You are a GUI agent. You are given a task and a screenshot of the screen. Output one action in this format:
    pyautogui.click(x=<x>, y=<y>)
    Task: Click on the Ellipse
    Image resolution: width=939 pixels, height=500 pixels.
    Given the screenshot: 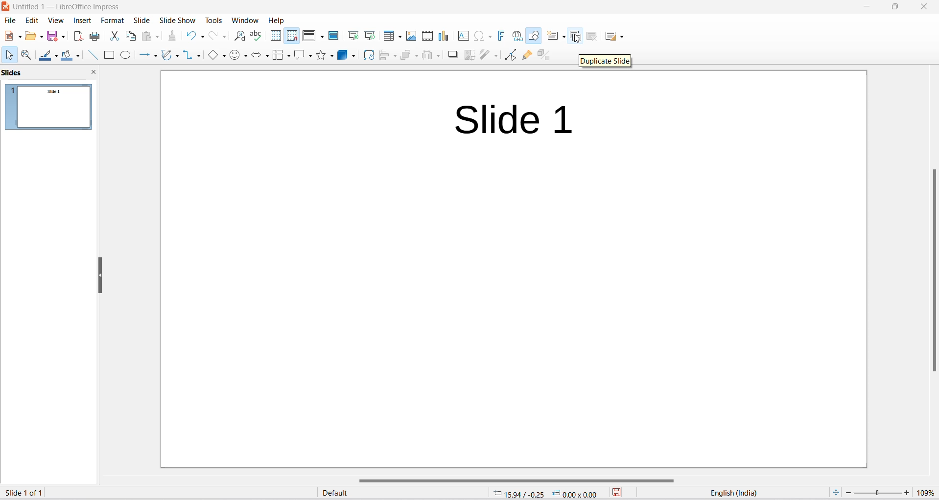 What is the action you would take?
    pyautogui.click(x=125, y=56)
    